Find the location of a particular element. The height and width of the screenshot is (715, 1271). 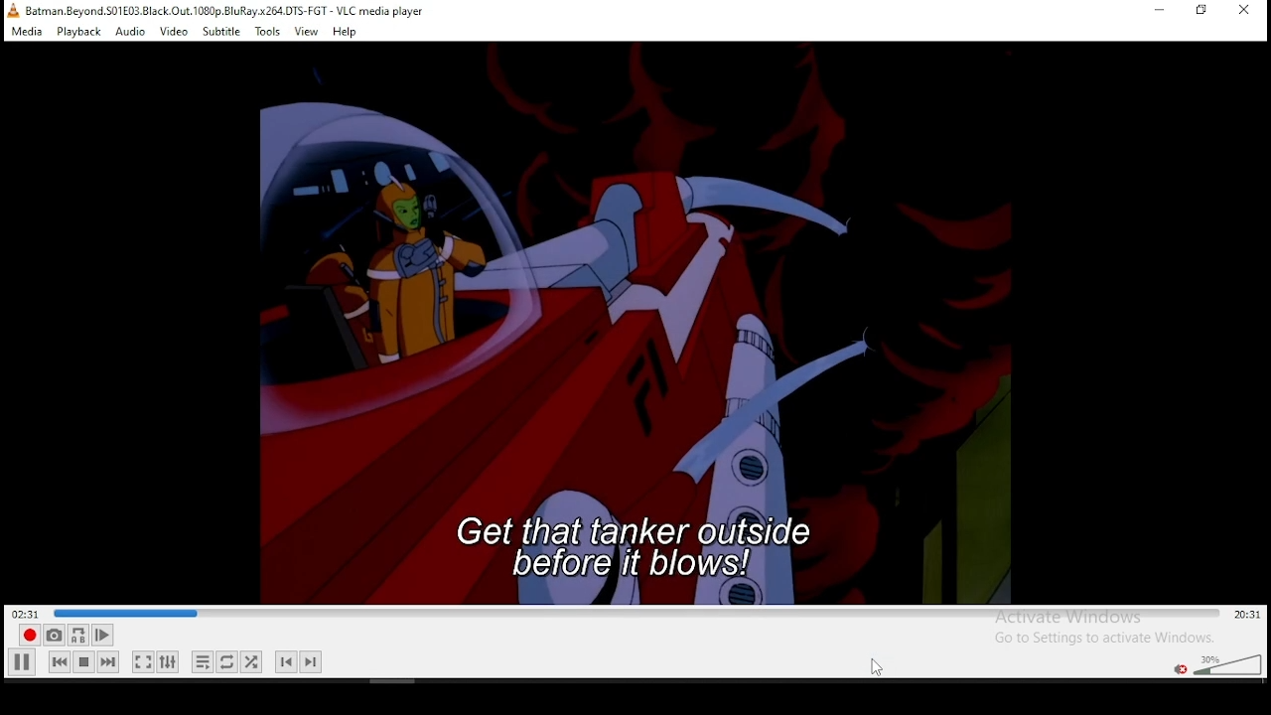

video is located at coordinates (174, 33).